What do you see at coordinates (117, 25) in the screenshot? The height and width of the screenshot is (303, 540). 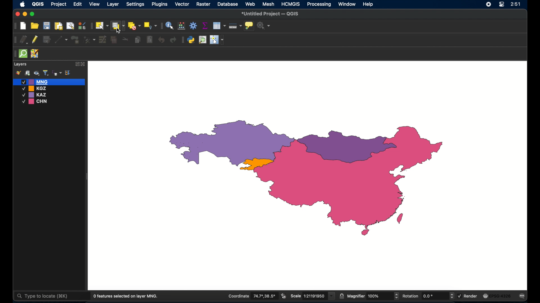 I see `select by area or single click` at bounding box center [117, 25].